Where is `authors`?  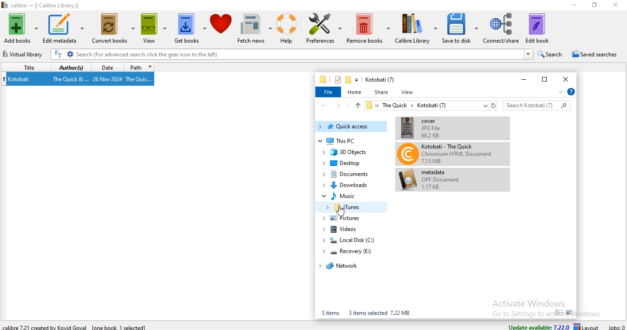 authors is located at coordinates (71, 67).